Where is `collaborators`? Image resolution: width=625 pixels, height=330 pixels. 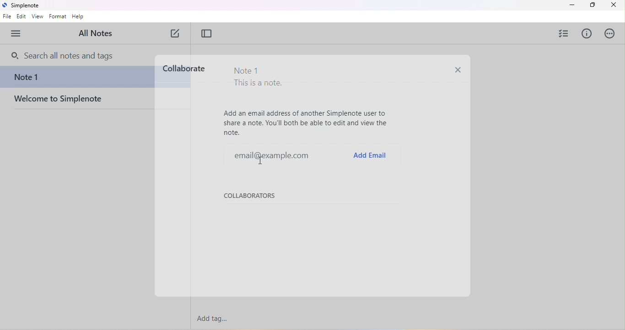 collaborators is located at coordinates (253, 197).